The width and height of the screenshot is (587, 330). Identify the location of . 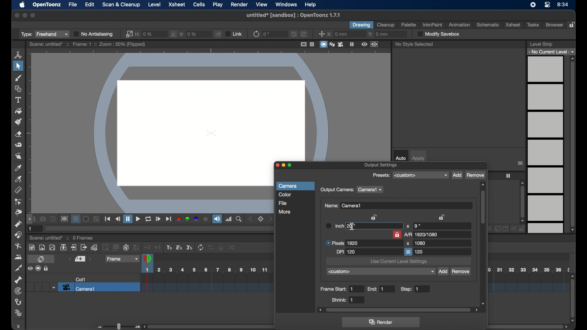
(128, 219).